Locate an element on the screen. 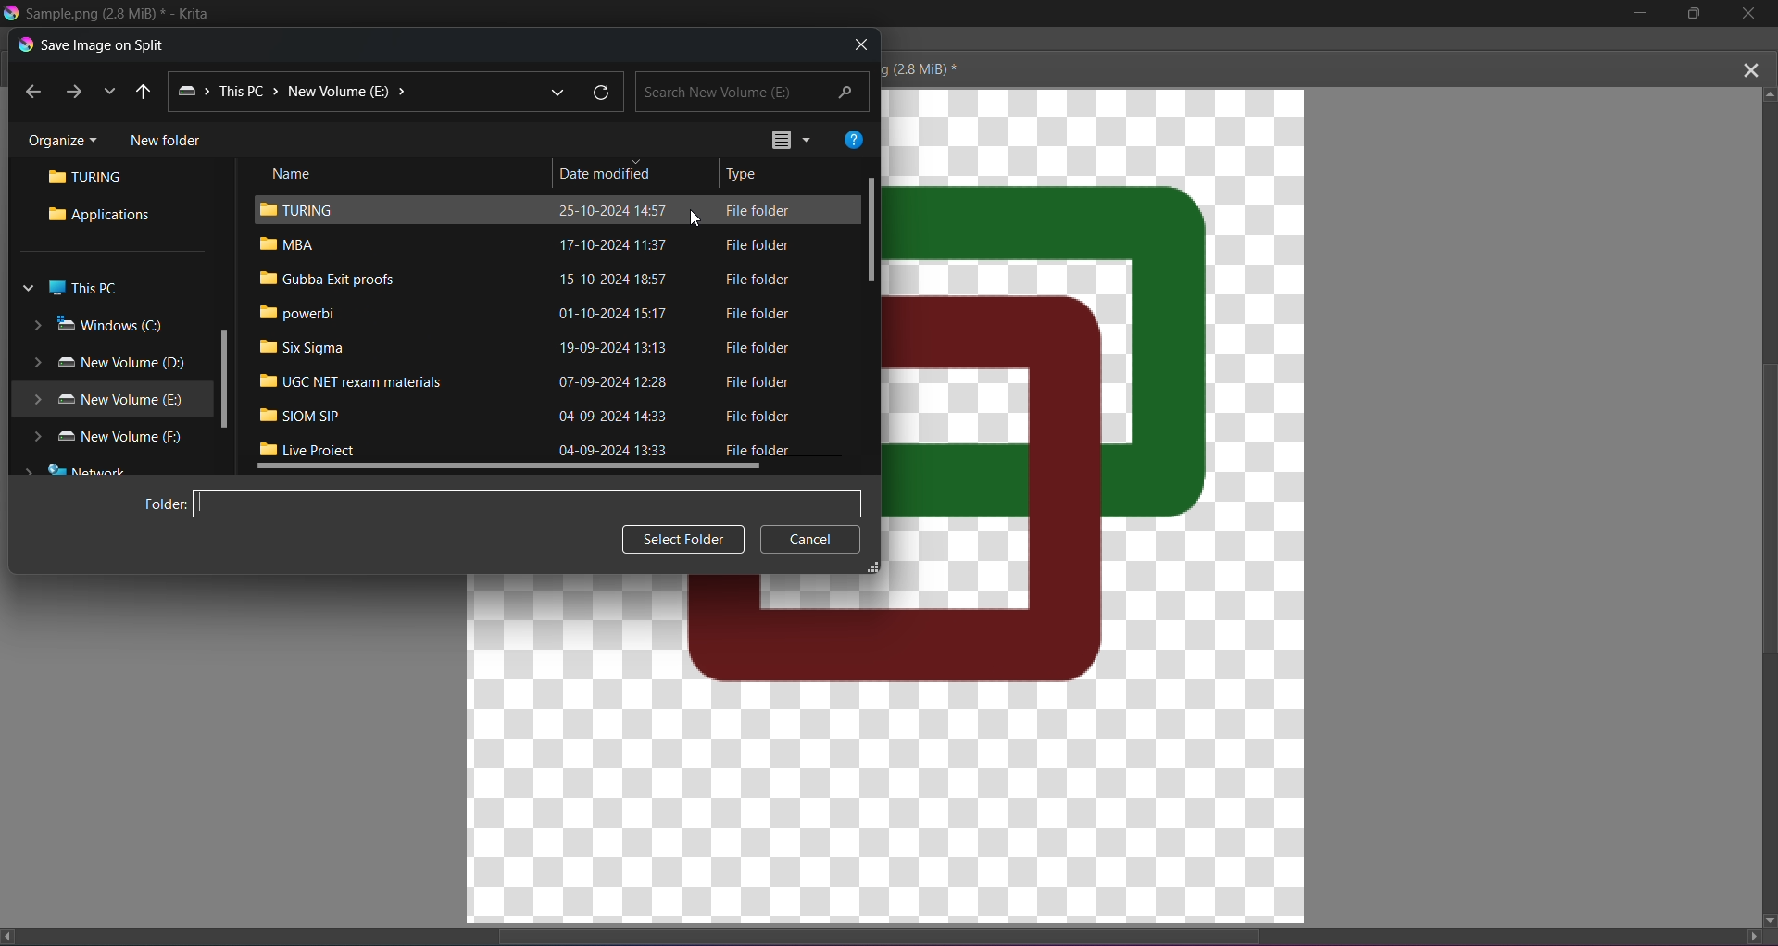  I Gubba Exit proofs 15-10-2024 18:57 File folder is located at coordinates (552, 281).